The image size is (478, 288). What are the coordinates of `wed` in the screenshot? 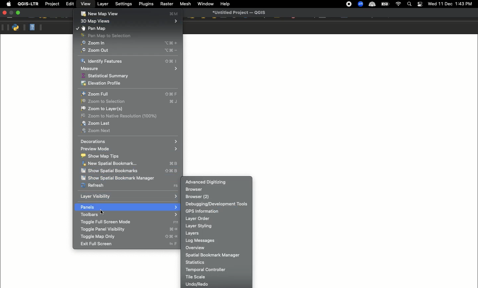 It's located at (432, 4).